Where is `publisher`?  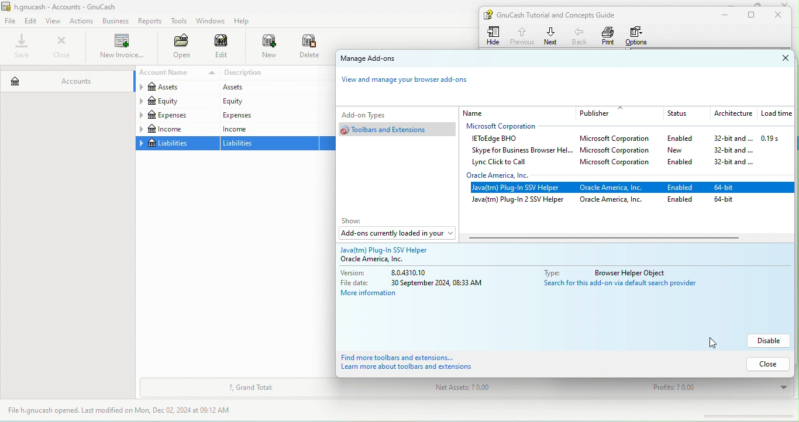
publisher is located at coordinates (619, 113).